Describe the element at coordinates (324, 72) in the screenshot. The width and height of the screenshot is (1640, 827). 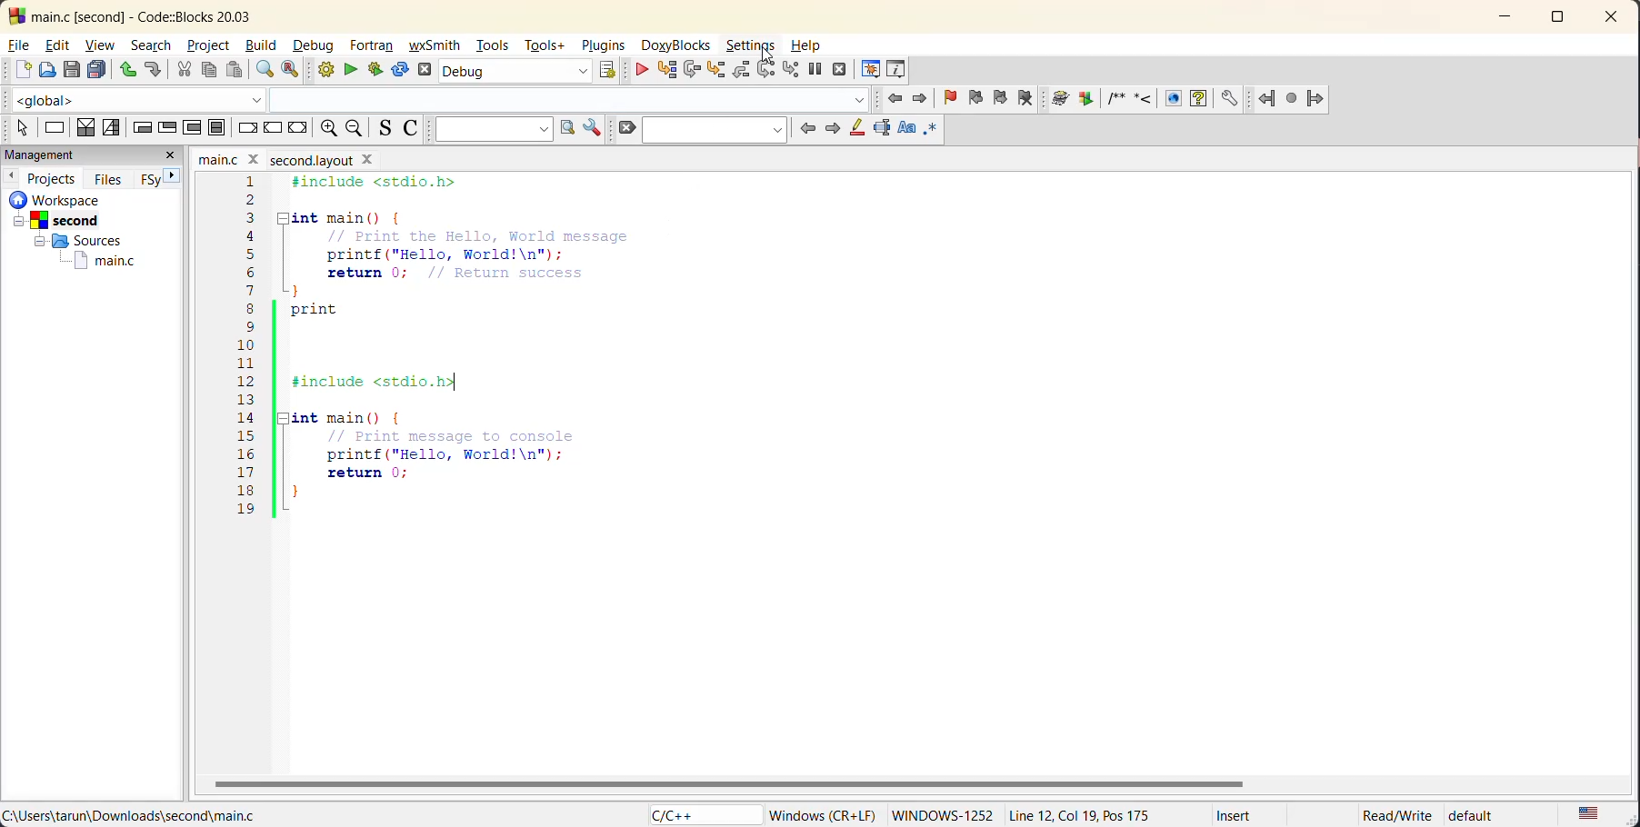
I see `build` at that location.